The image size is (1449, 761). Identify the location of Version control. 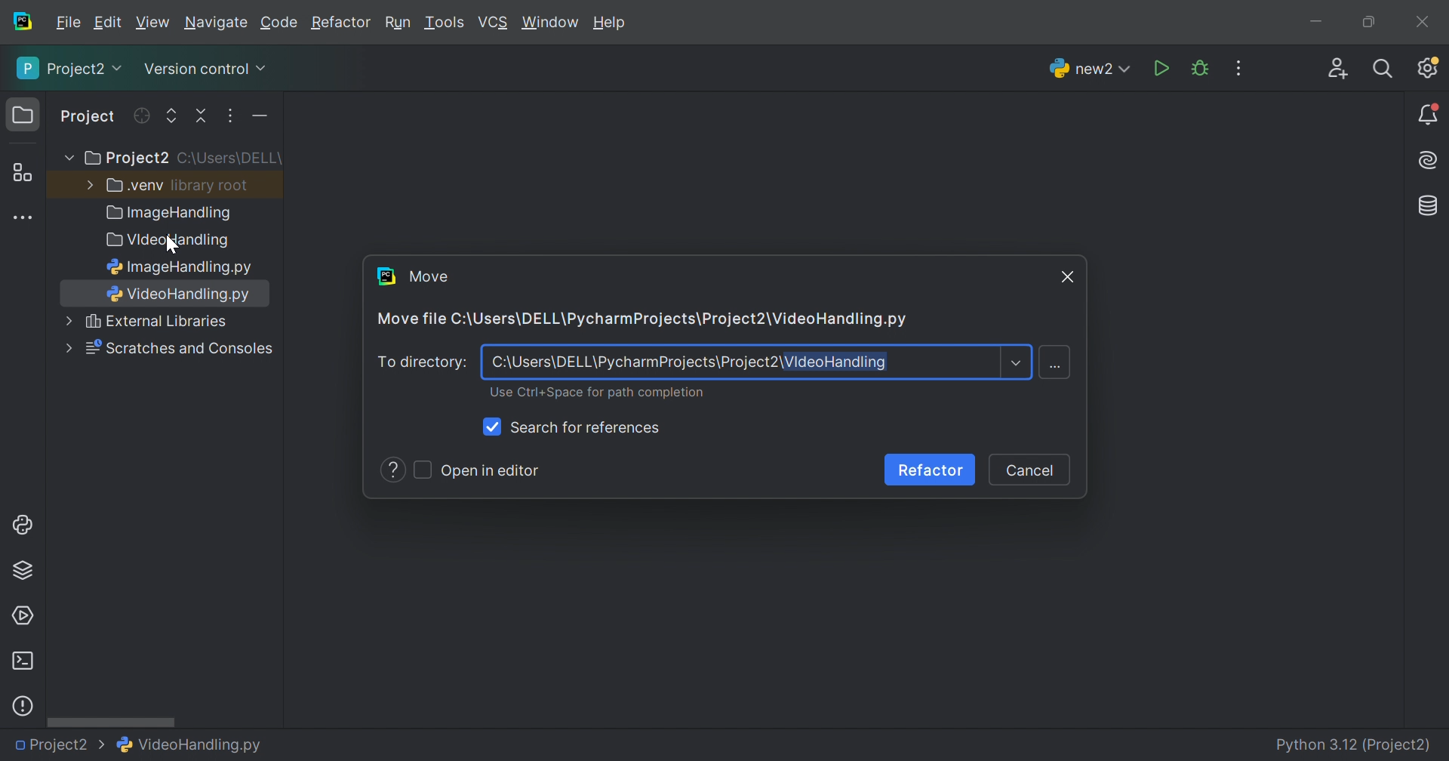
(204, 72).